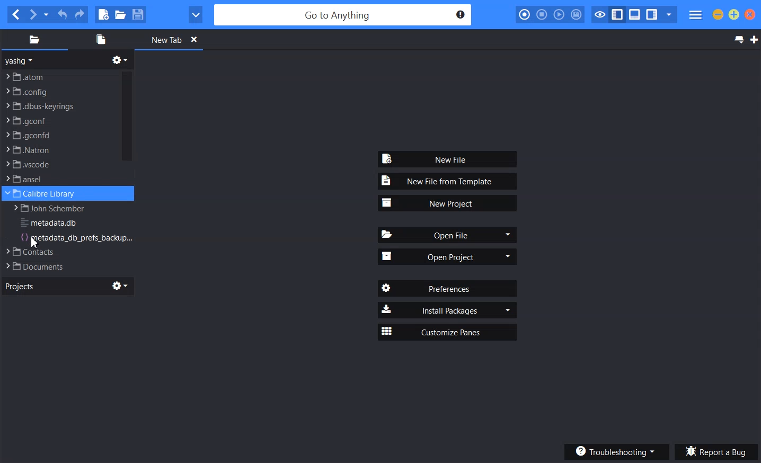 Image resolution: width=761 pixels, height=463 pixels. What do you see at coordinates (754, 40) in the screenshot?
I see `New Tab` at bounding box center [754, 40].